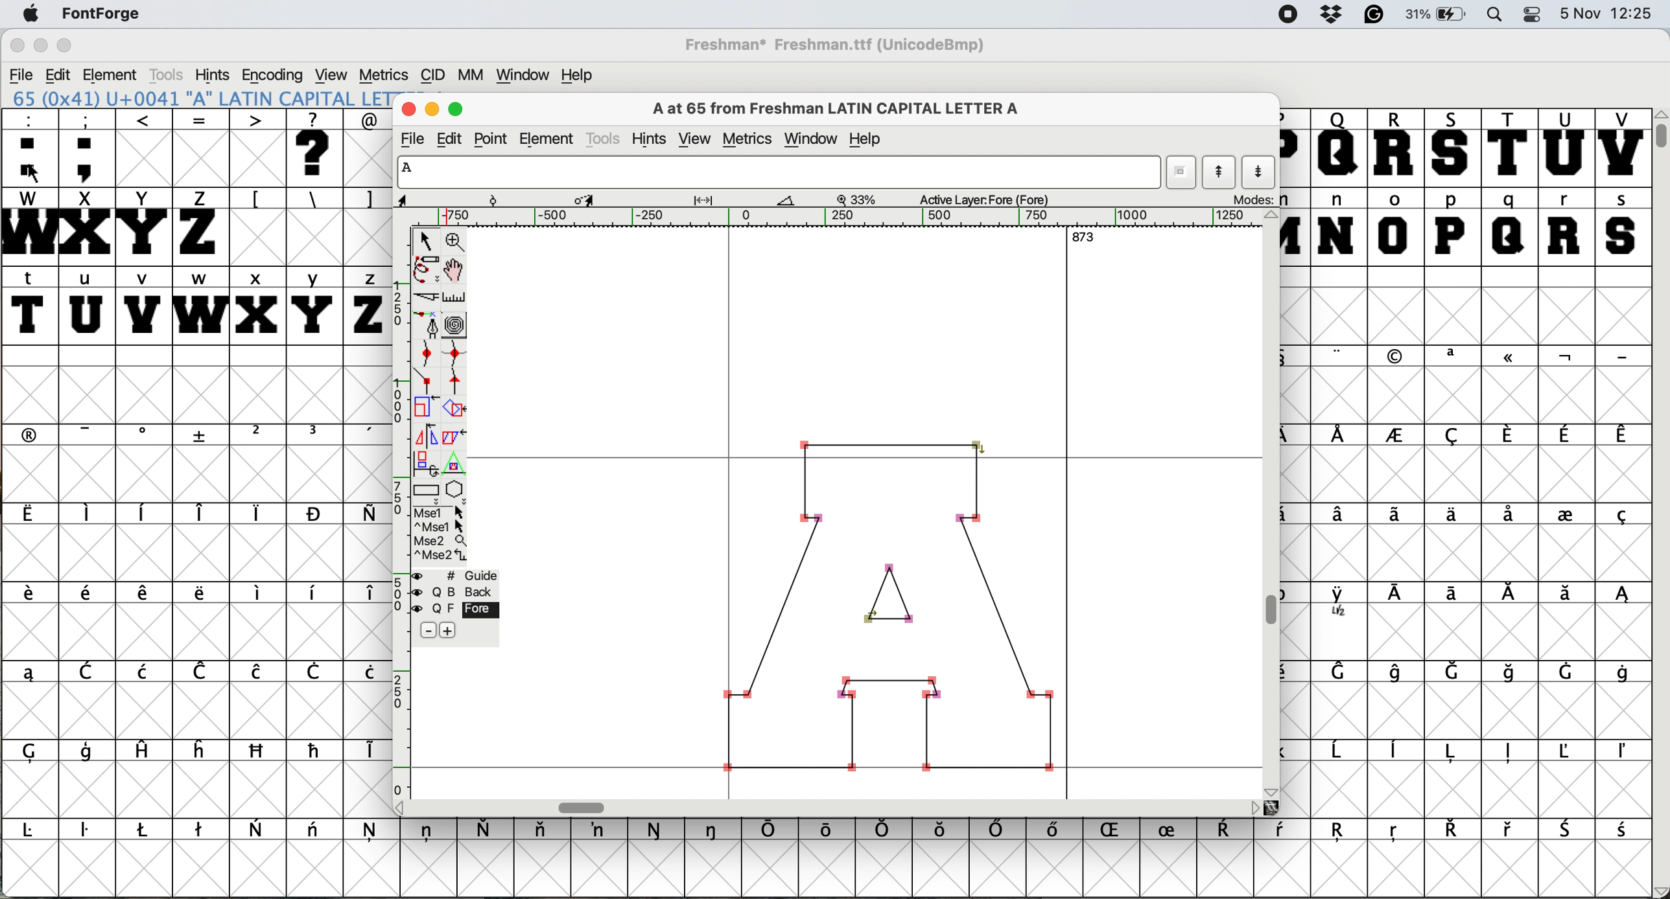  I want to click on horizontal scroll bar, so click(836, 807).